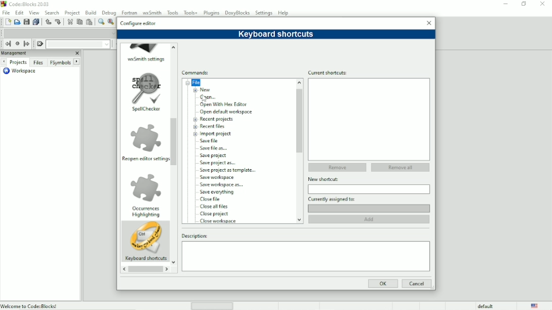  Describe the element at coordinates (79, 22) in the screenshot. I see `Copy` at that location.